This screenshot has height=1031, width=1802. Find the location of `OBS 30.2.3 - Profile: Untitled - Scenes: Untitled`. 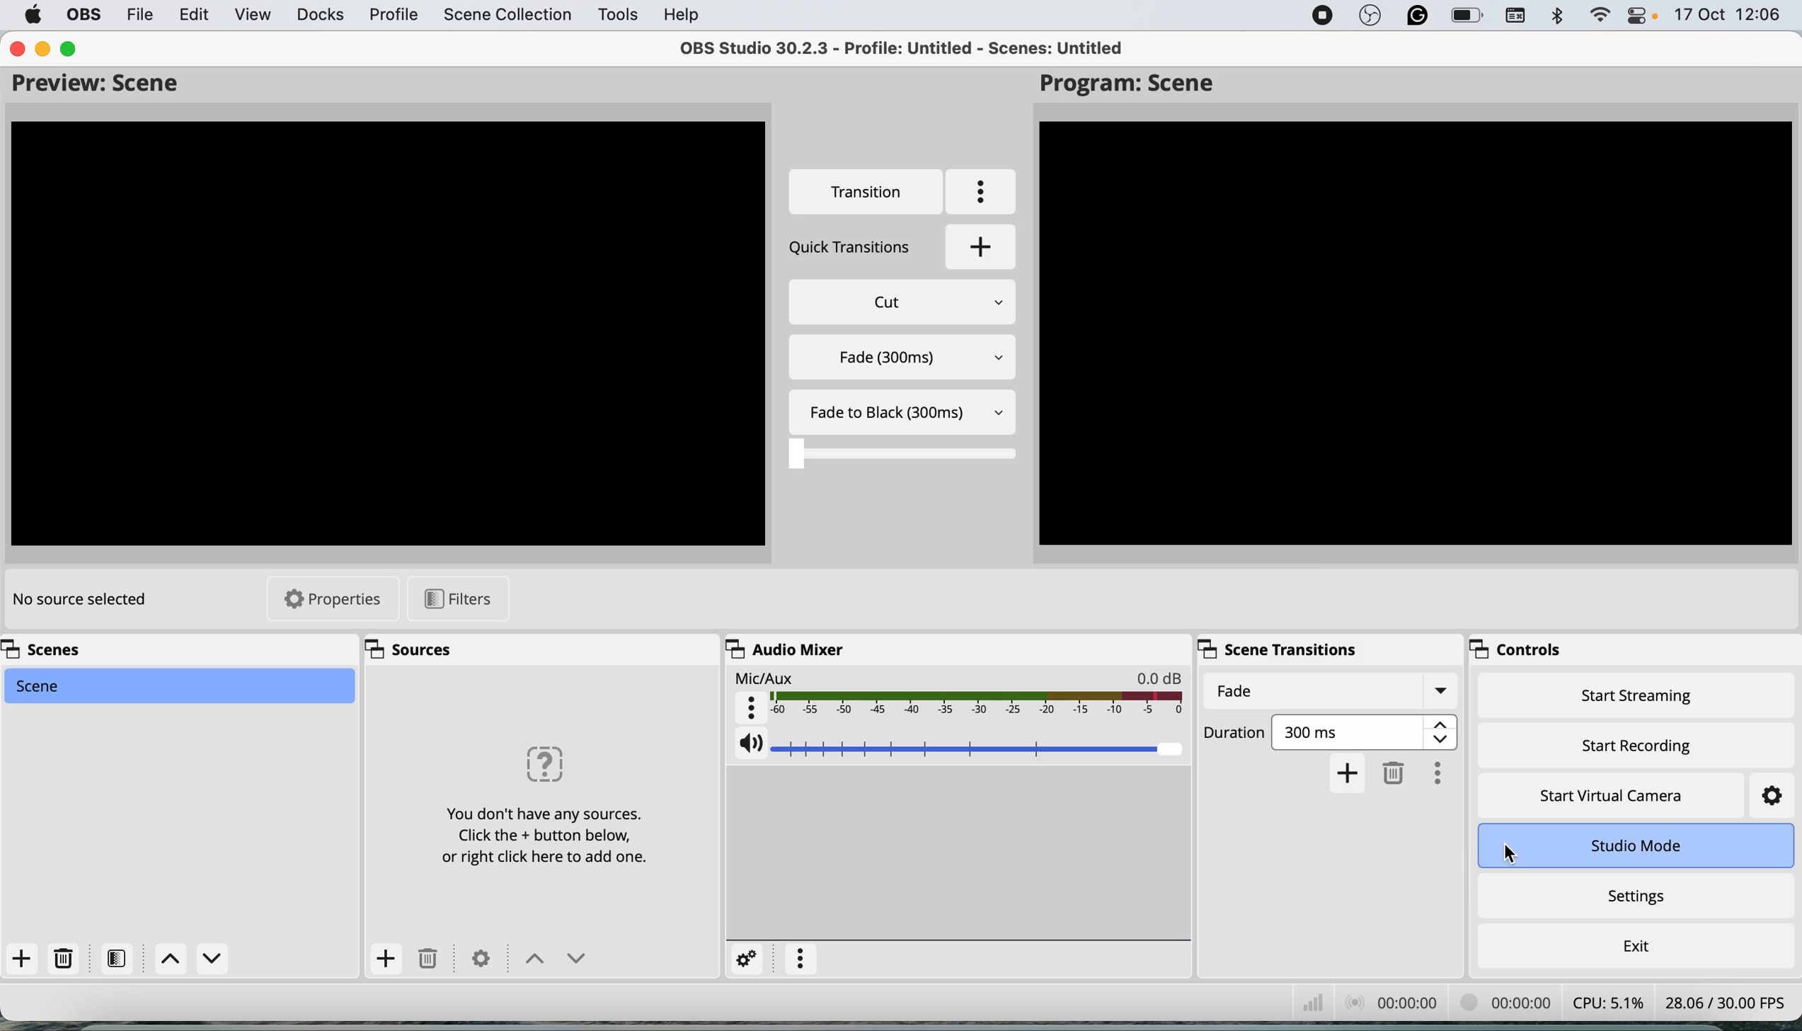

OBS 30.2.3 - Profile: Untitled - Scenes: Untitled is located at coordinates (905, 47).